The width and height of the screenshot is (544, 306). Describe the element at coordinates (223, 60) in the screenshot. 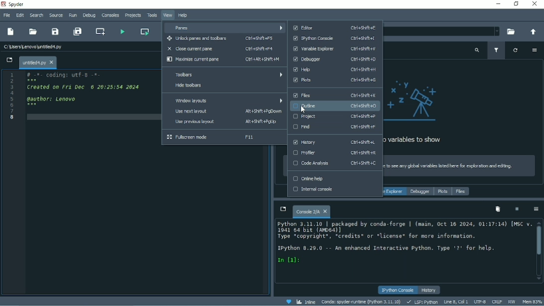

I see `Maximize current pane` at that location.